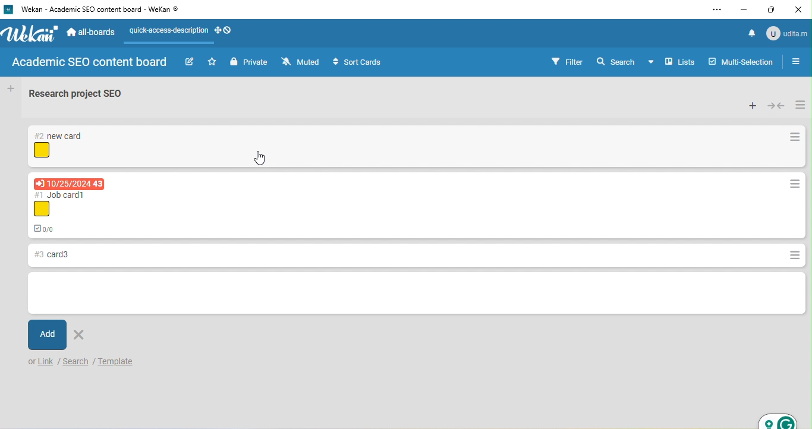 This screenshot has height=429, width=812. Describe the element at coordinates (127, 360) in the screenshot. I see `template` at that location.